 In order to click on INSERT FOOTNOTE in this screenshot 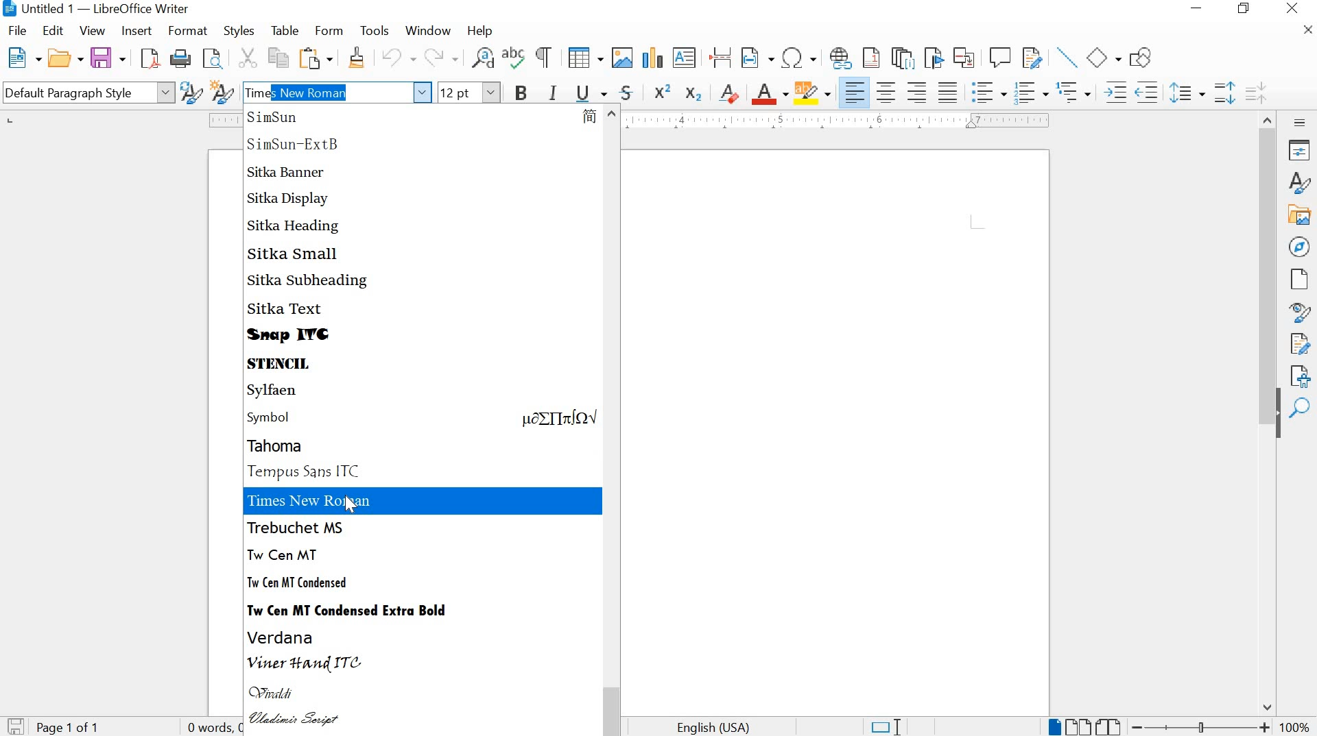, I will do `click(872, 59)`.